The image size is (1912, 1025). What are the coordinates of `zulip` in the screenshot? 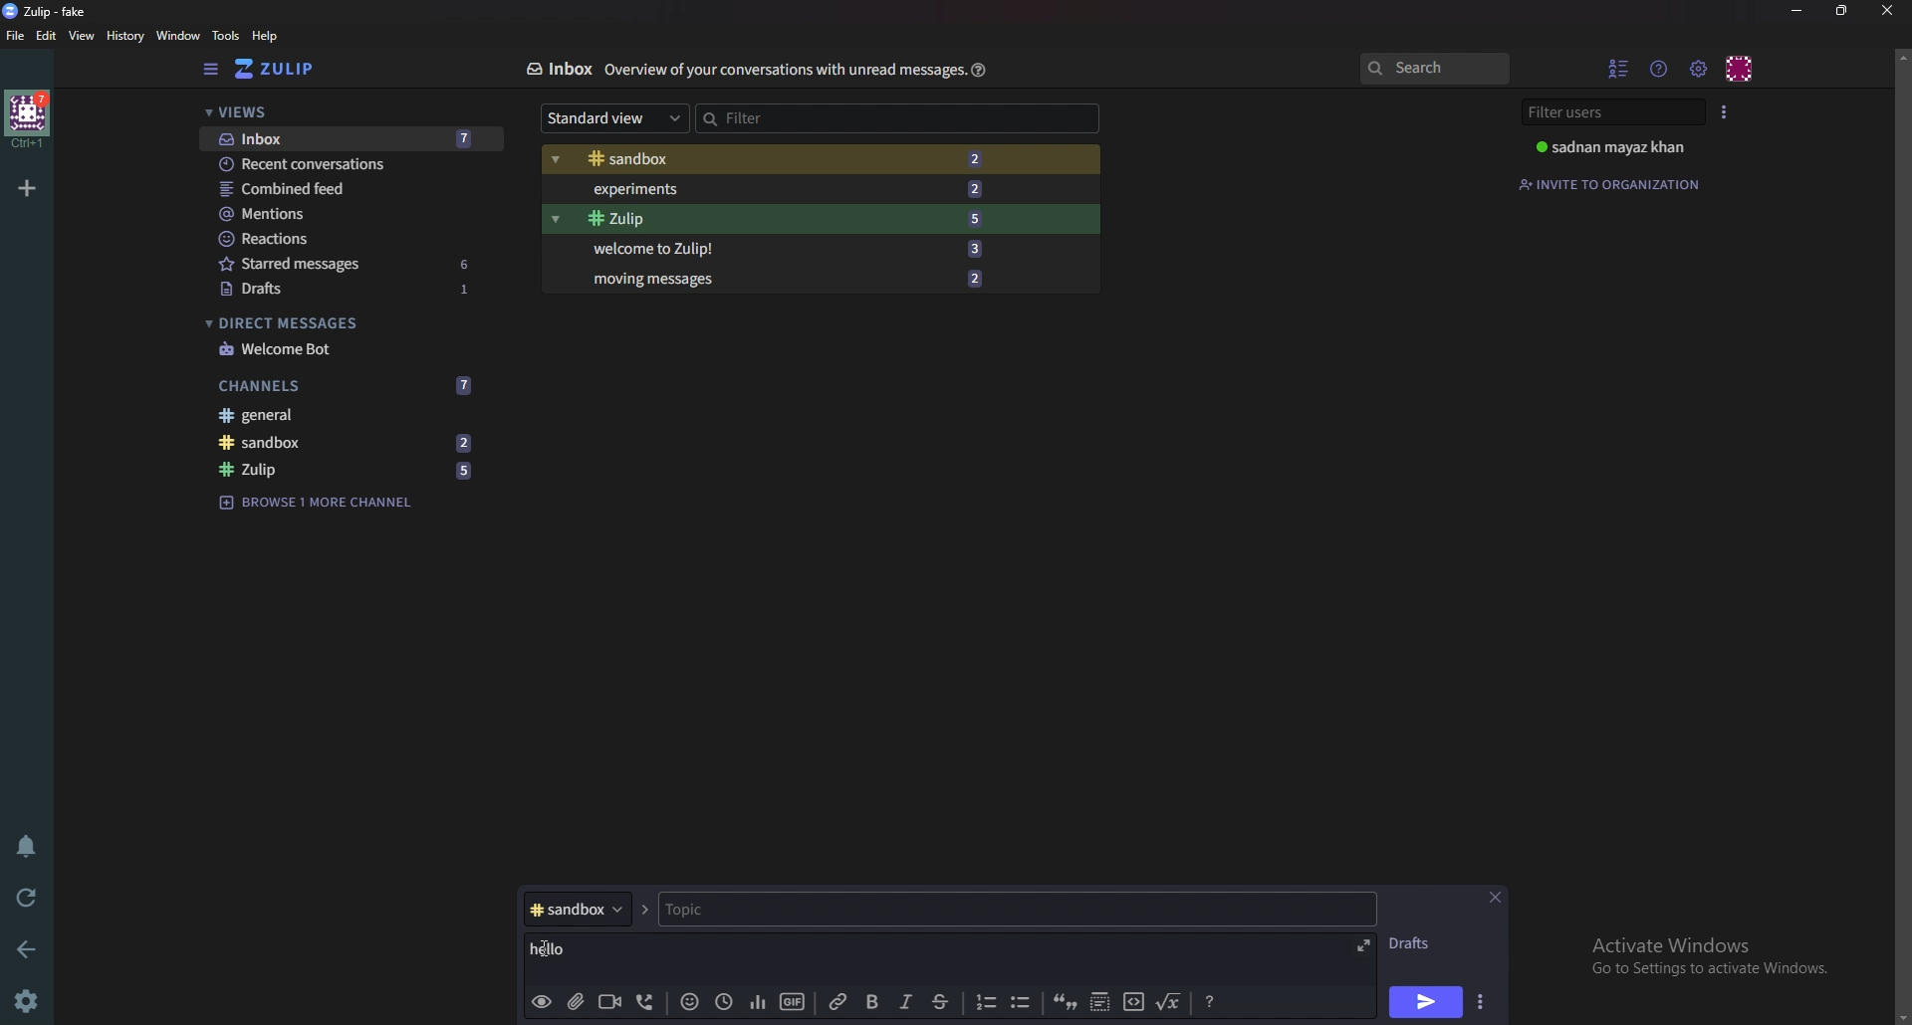 It's located at (286, 70).